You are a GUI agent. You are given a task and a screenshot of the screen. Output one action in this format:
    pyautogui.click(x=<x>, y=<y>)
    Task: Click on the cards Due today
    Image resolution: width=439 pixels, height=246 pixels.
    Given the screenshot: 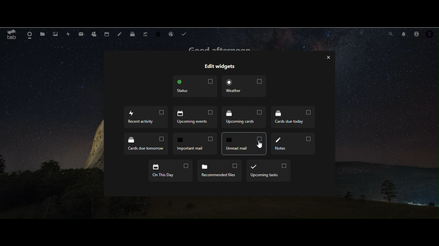 What is the action you would take?
    pyautogui.click(x=293, y=118)
    